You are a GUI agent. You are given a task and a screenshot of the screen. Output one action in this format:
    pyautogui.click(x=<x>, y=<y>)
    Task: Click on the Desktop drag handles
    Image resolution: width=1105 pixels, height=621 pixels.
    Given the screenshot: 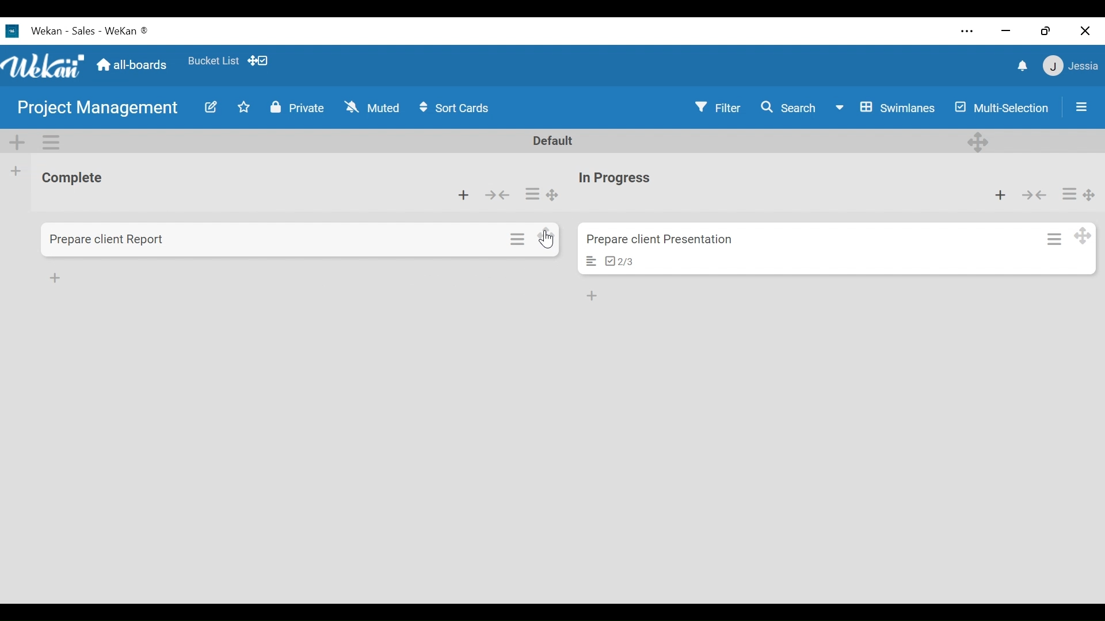 What is the action you would take?
    pyautogui.click(x=1089, y=194)
    